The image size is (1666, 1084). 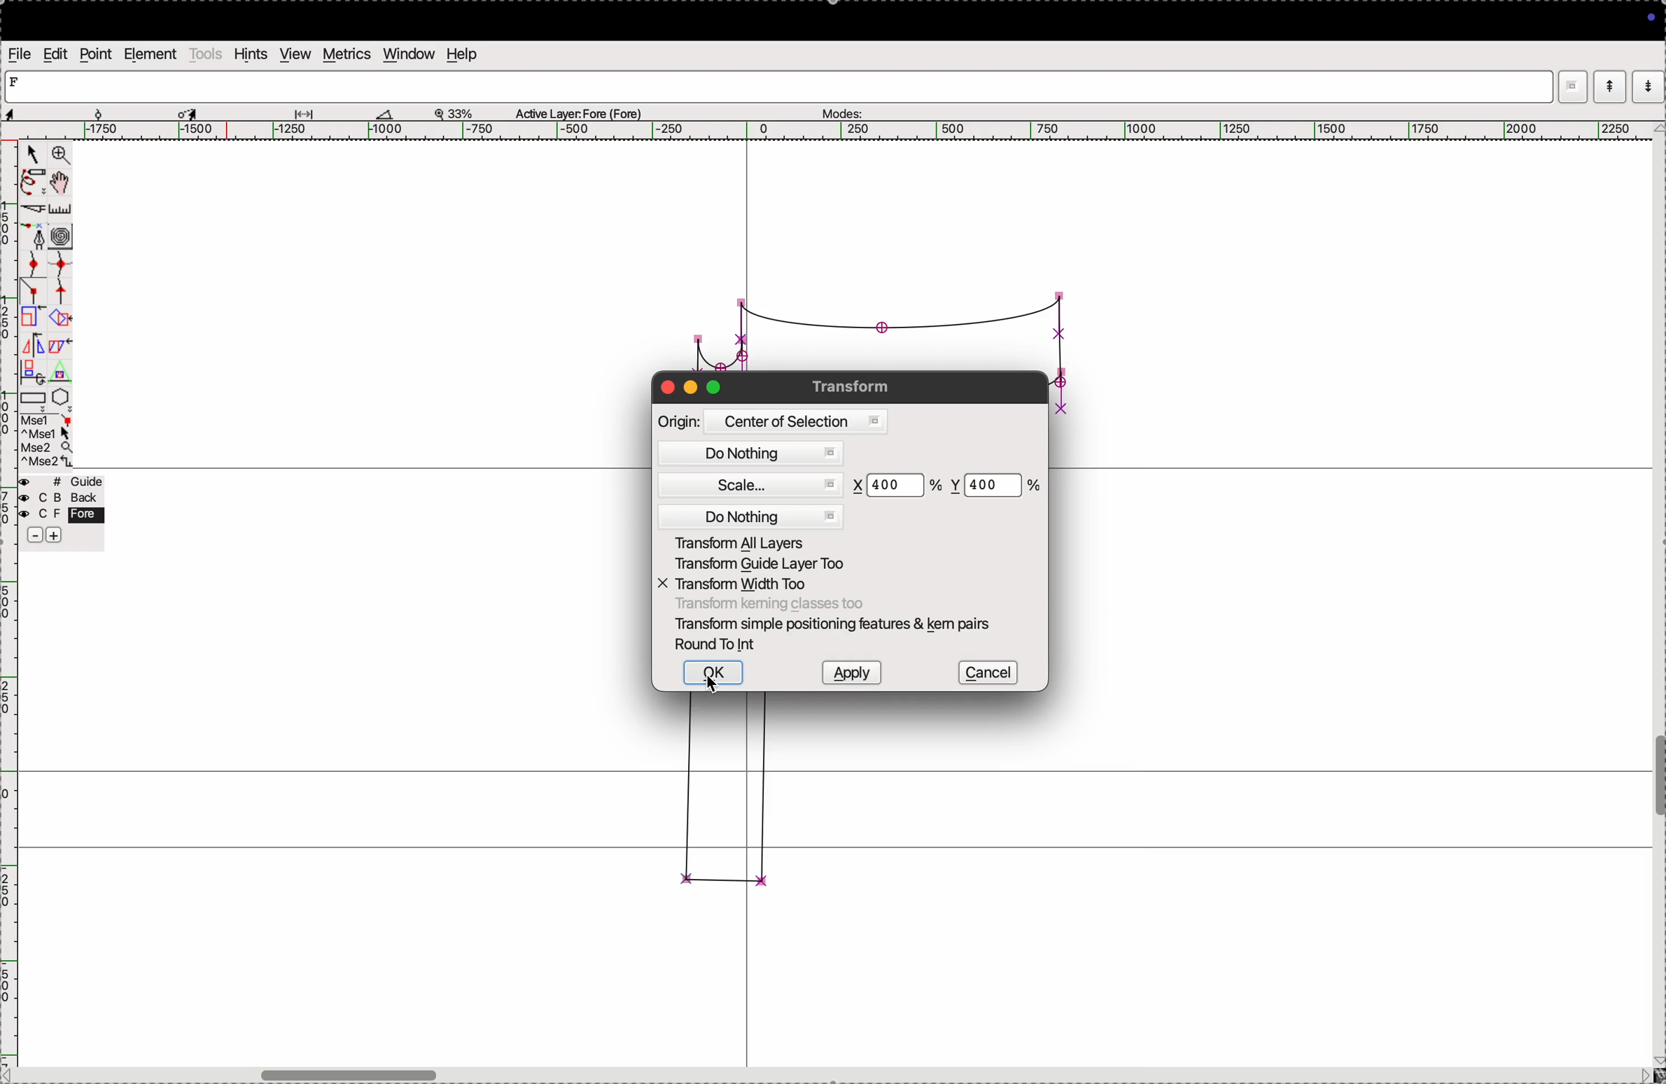 What do you see at coordinates (824, 132) in the screenshot?
I see `horizontal scale` at bounding box center [824, 132].